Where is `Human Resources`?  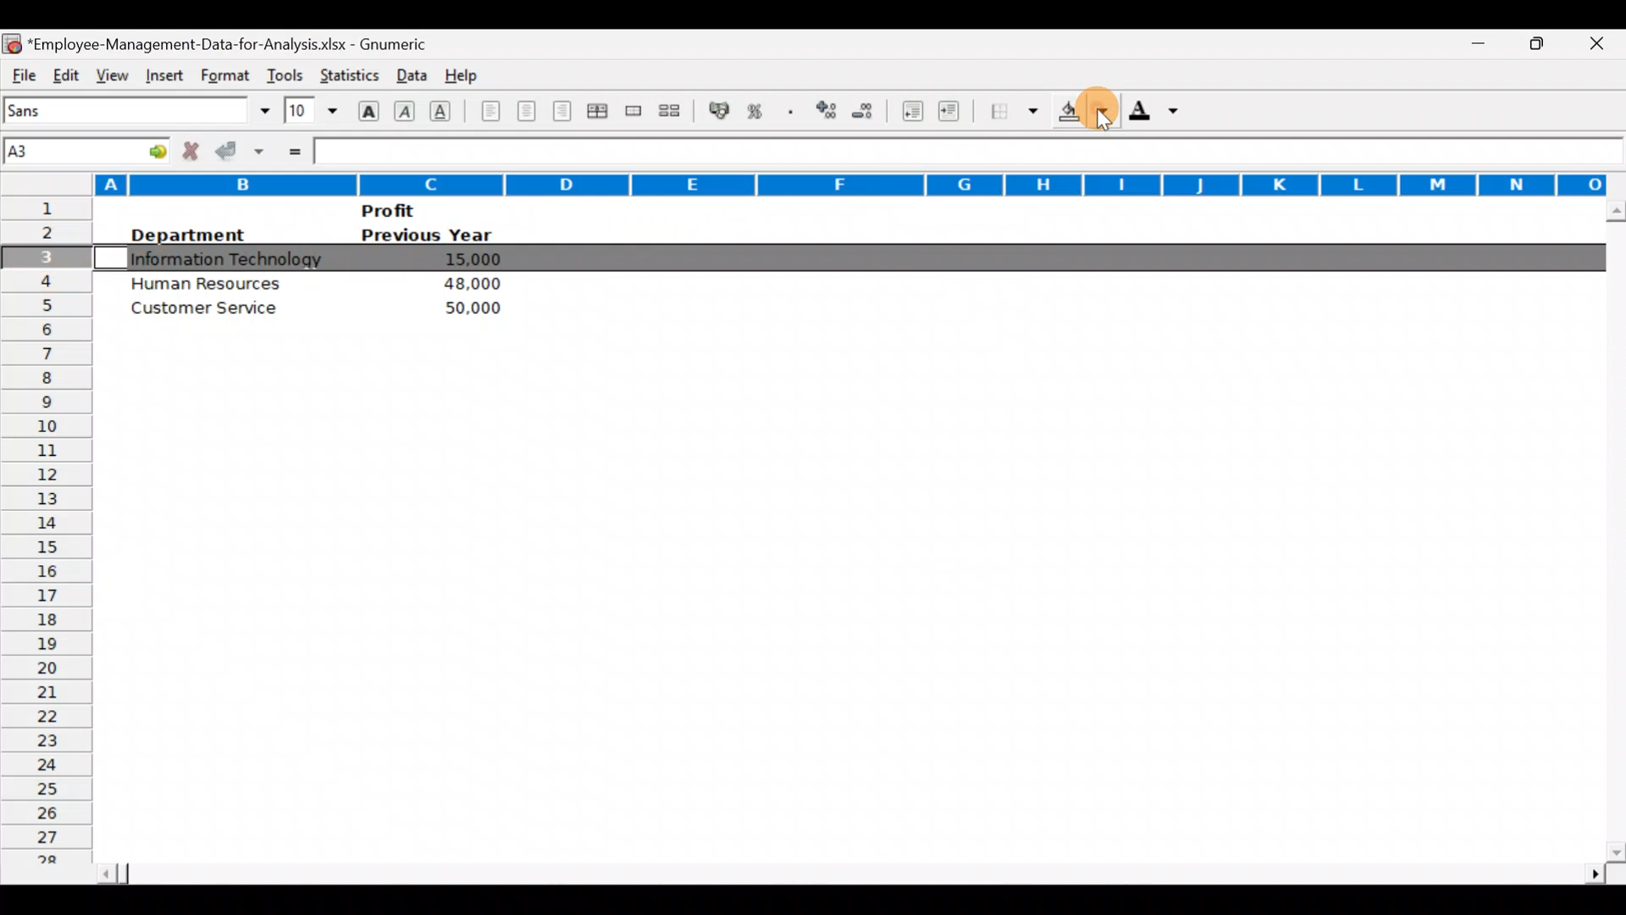 Human Resources is located at coordinates (207, 282).